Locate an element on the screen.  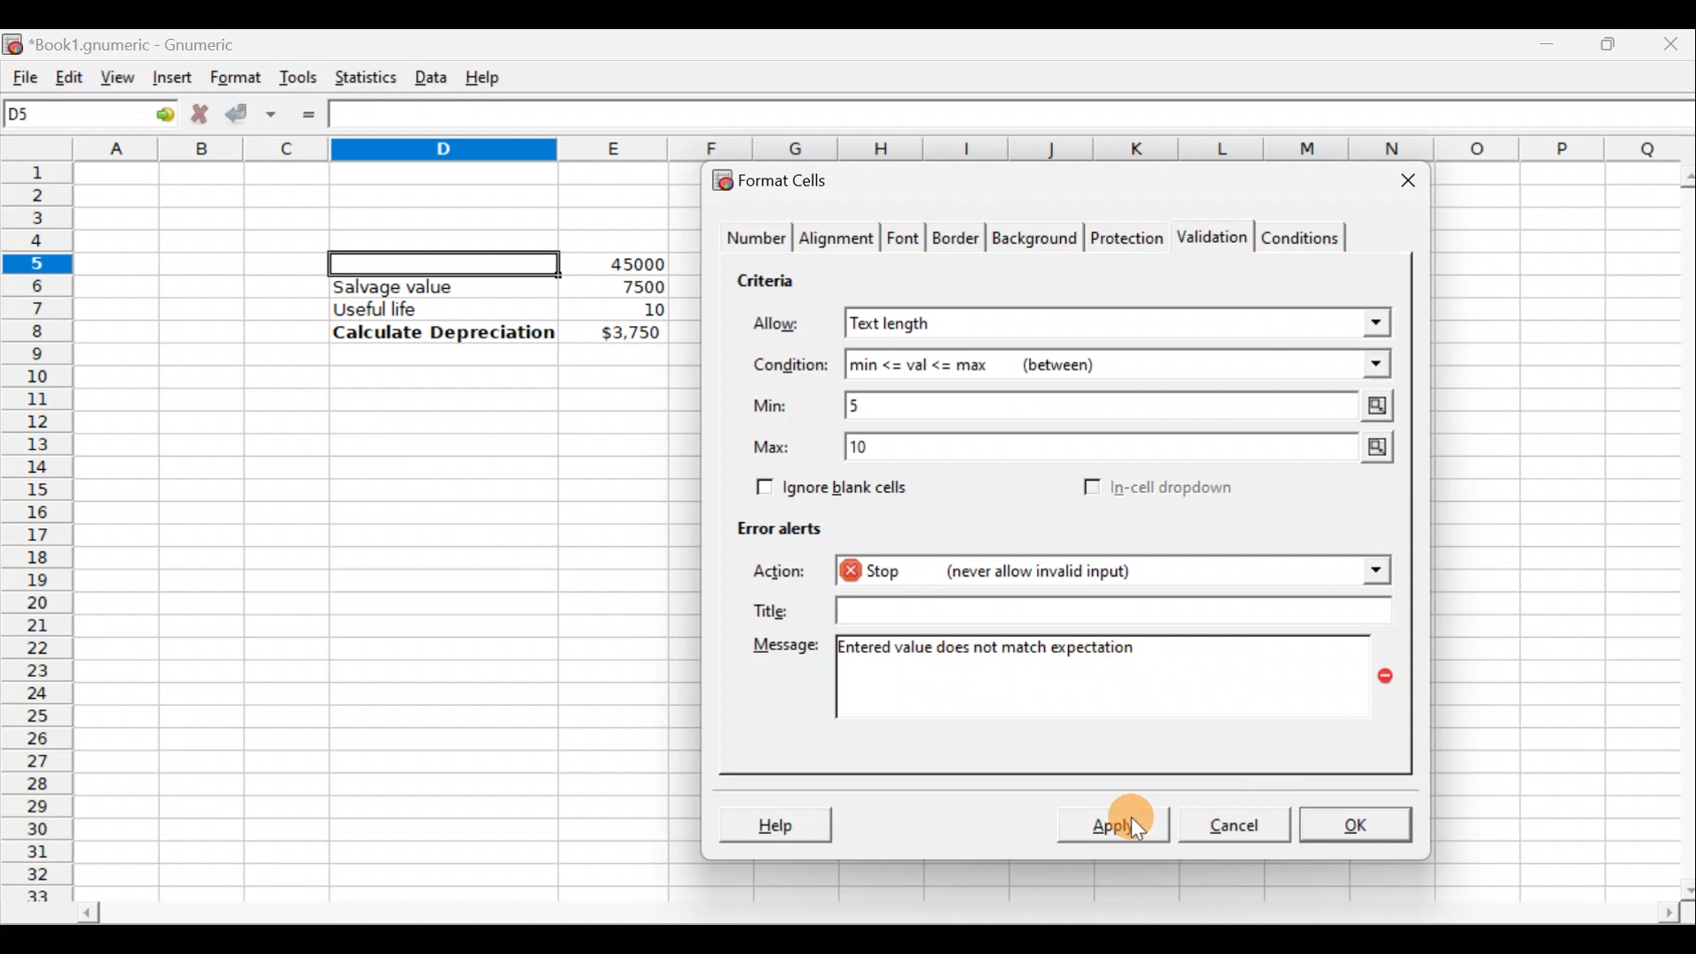
Rows is located at coordinates (39, 522).